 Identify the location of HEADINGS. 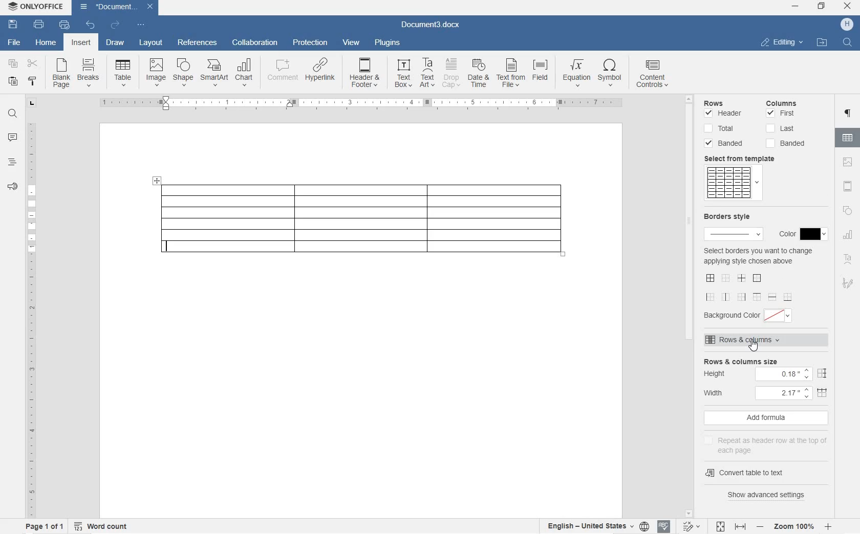
(11, 163).